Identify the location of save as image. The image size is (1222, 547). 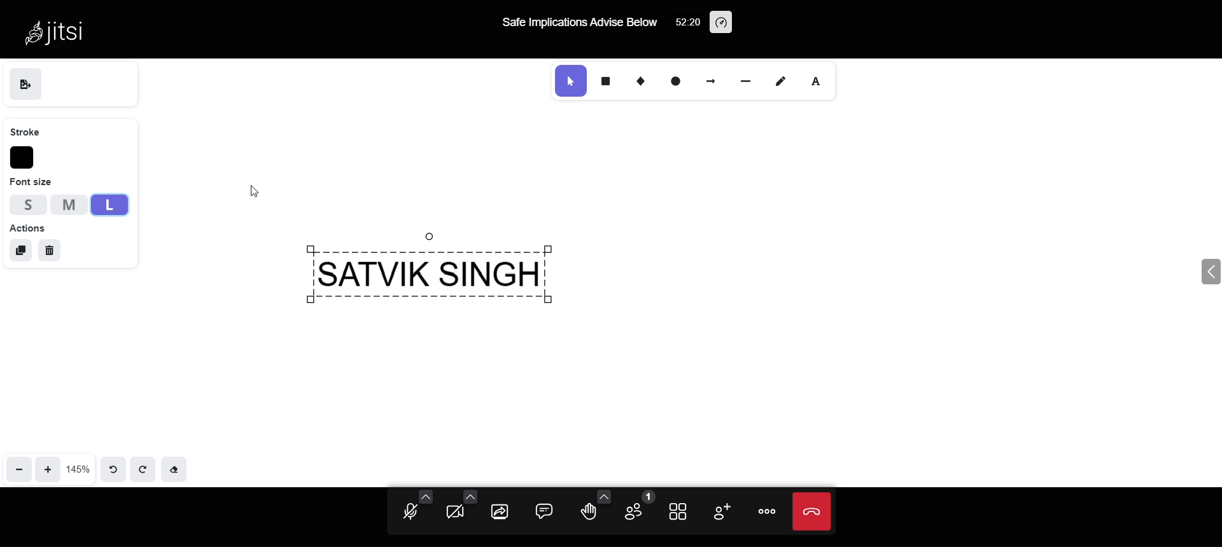
(26, 84).